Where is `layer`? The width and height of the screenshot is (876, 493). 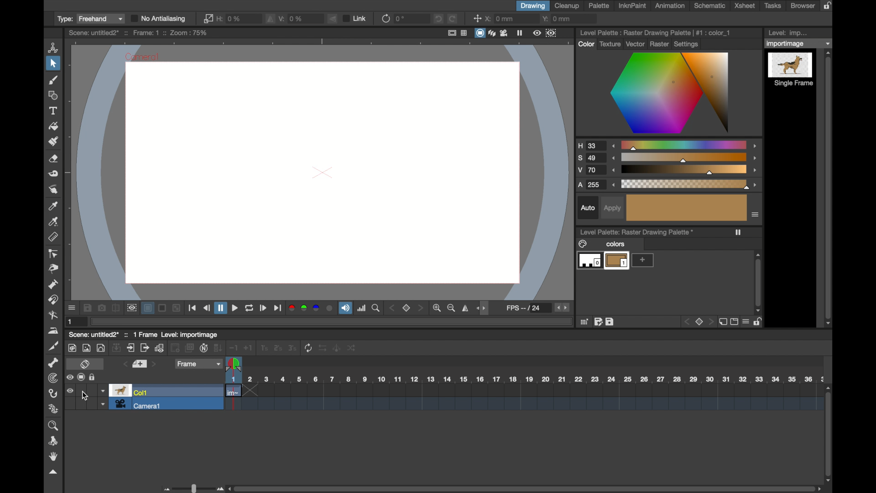 layer is located at coordinates (148, 308).